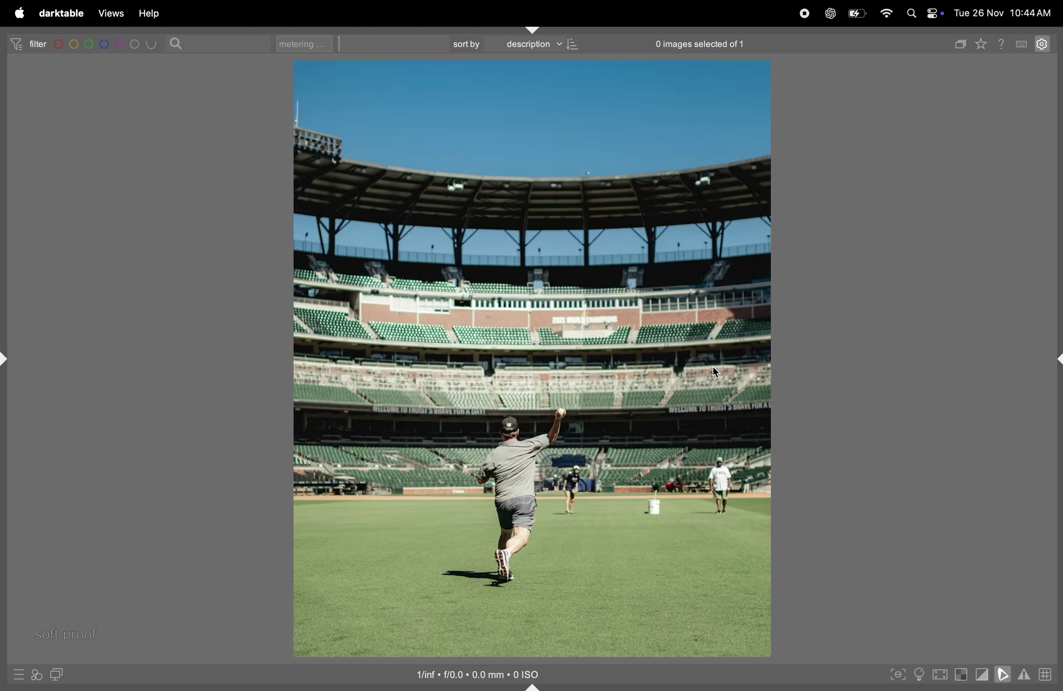 This screenshot has height=691, width=1063. Describe the element at coordinates (1042, 43) in the screenshot. I see `settings` at that location.